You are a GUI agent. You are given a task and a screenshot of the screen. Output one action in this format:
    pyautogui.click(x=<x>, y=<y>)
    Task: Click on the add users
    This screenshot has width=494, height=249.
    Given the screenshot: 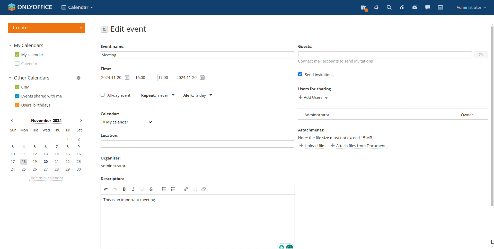 What is the action you would take?
    pyautogui.click(x=313, y=98)
    